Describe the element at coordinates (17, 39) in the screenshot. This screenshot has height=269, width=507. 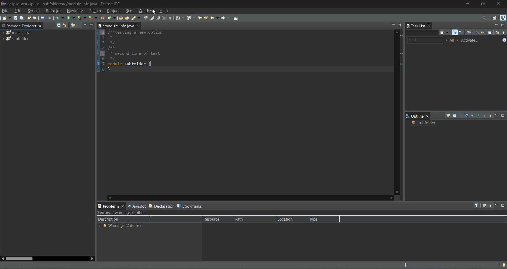
I see `module 2` at that location.